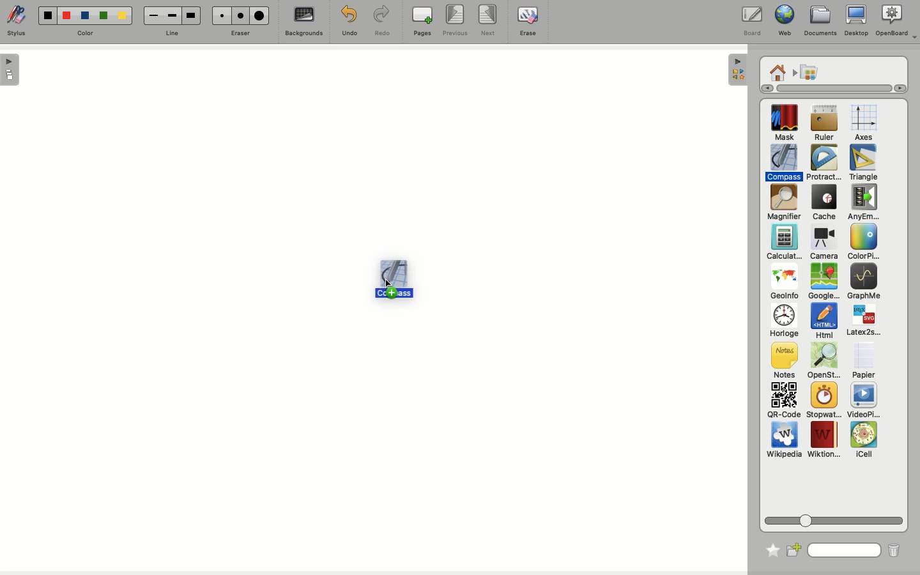  I want to click on Wiktion, so click(824, 440).